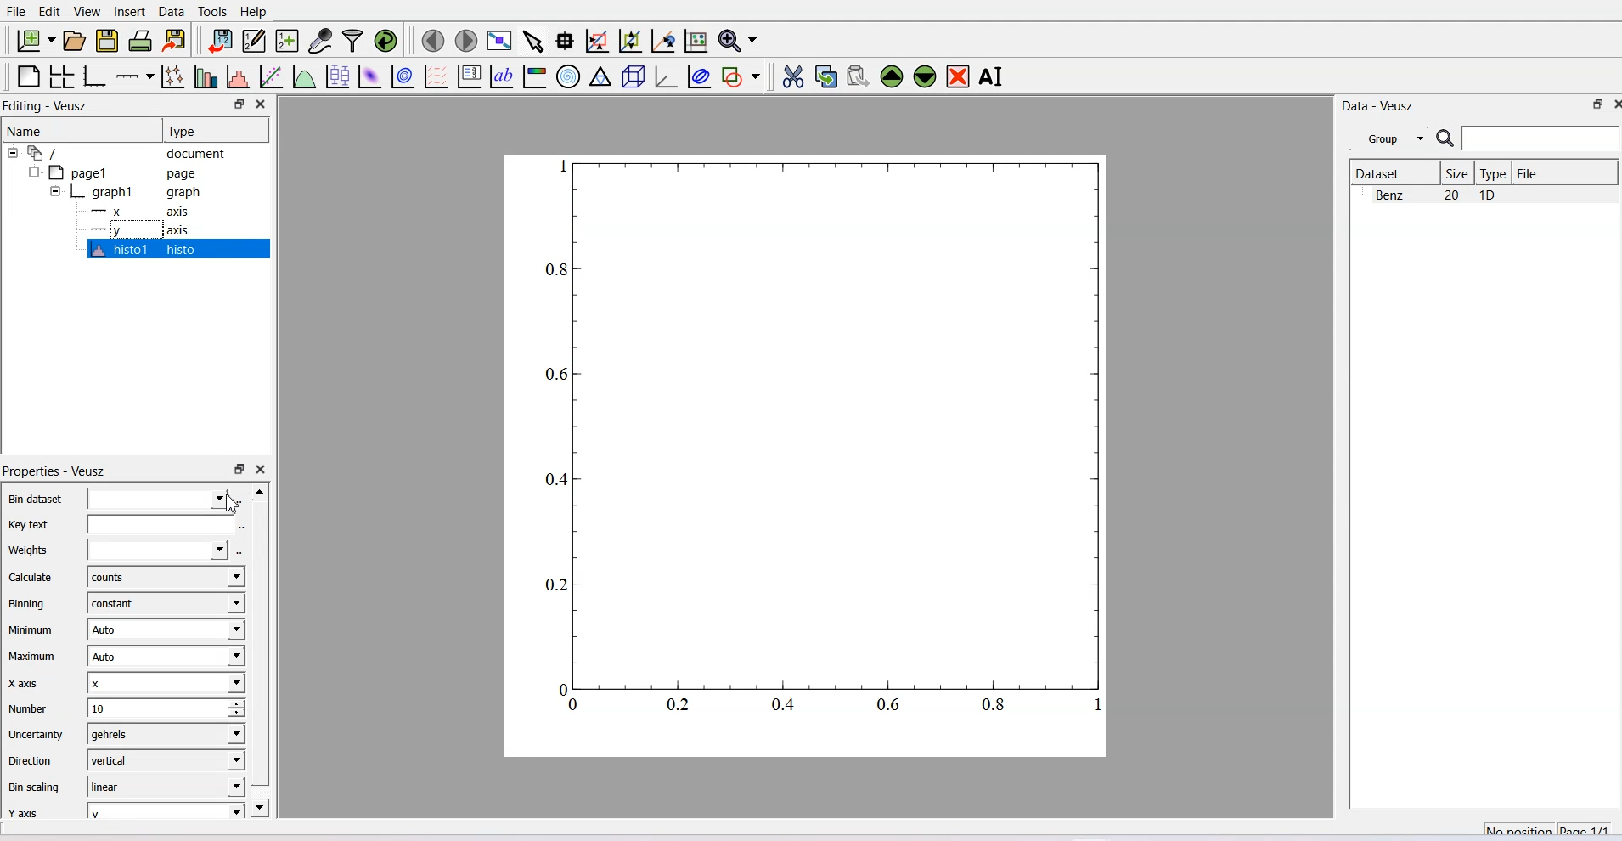 This screenshot has height=841, width=1622. I want to click on Paste widget from the clipboard, so click(859, 77).